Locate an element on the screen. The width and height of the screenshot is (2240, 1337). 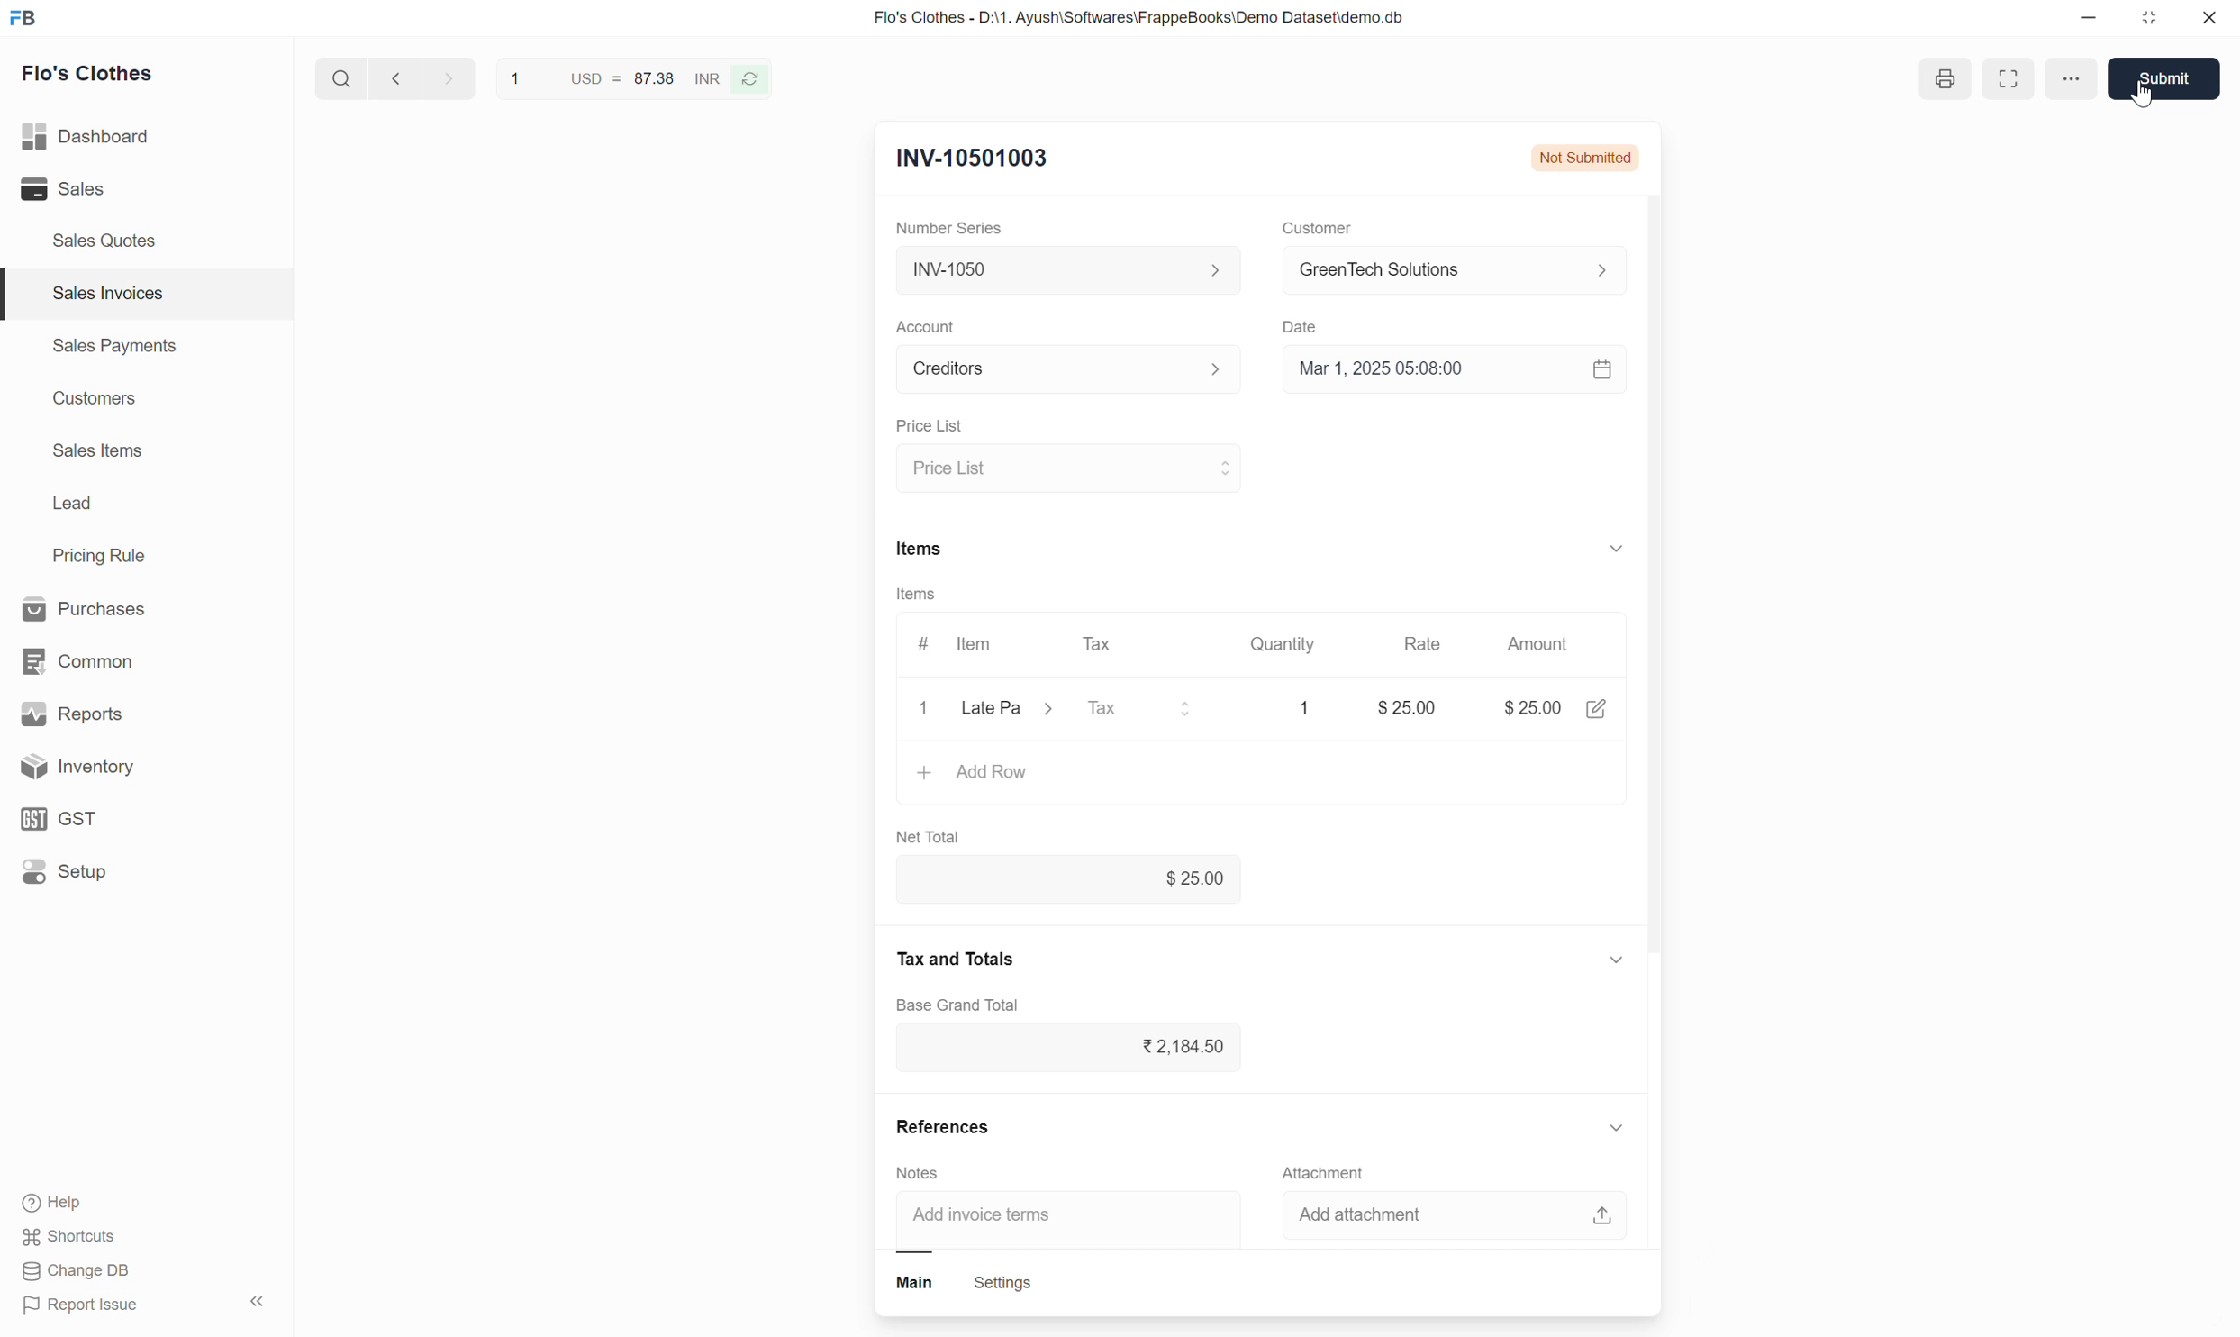
Frappe Book logo is located at coordinates (29, 20).